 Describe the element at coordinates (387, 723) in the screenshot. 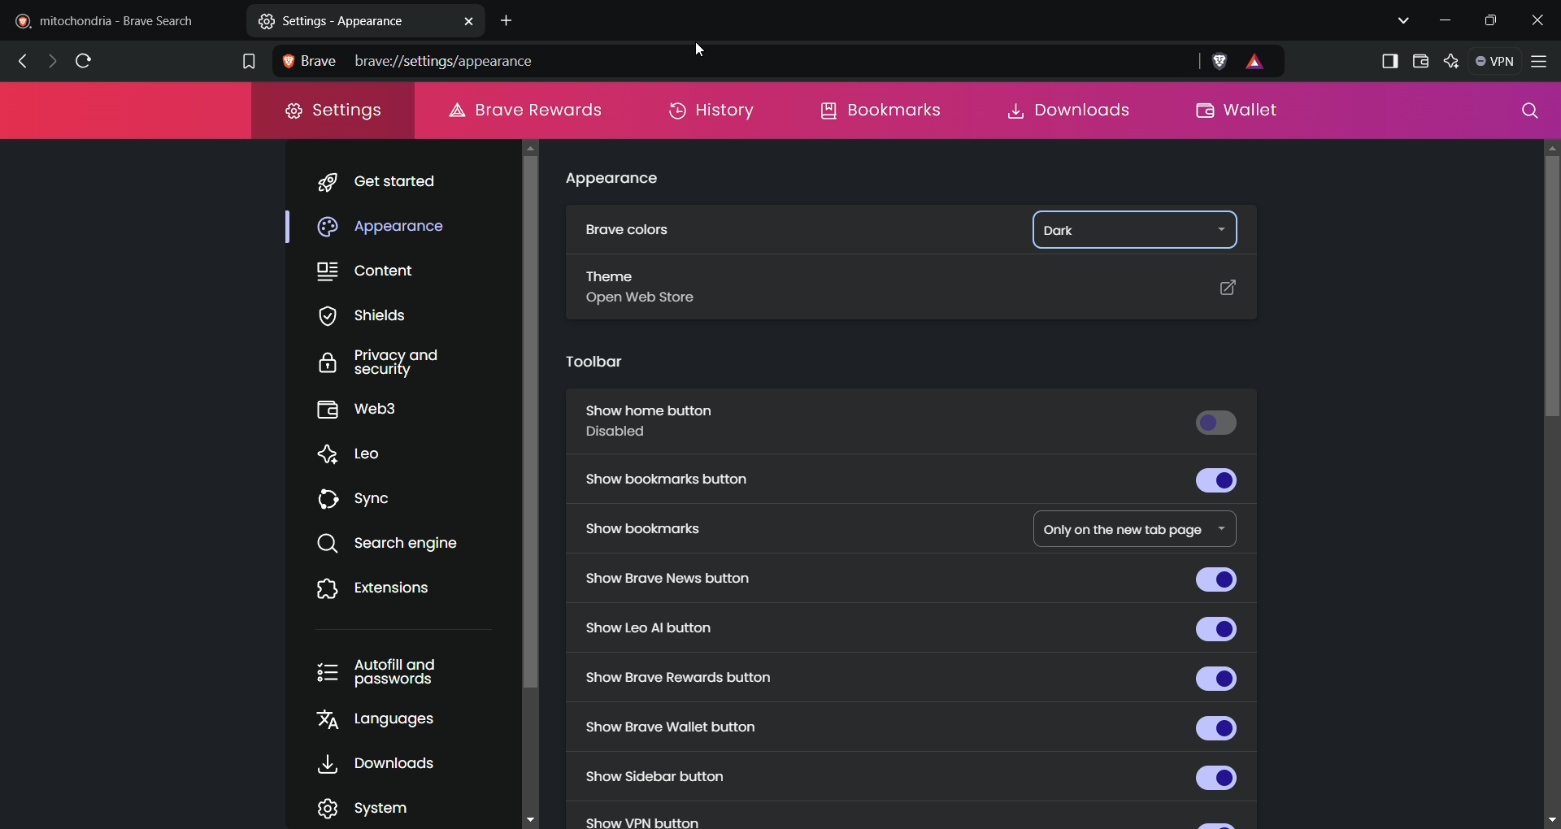

I see `languages` at that location.